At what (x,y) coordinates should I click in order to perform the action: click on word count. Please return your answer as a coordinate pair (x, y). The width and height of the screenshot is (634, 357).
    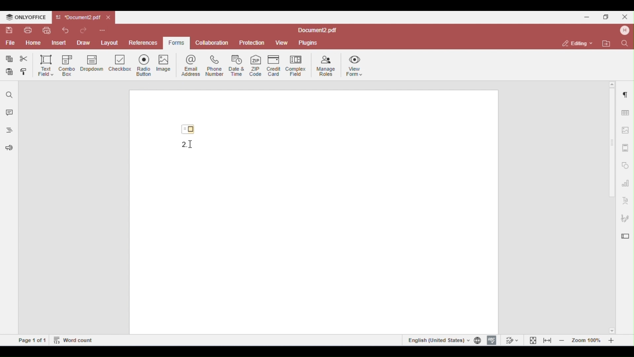
    Looking at the image, I should click on (74, 339).